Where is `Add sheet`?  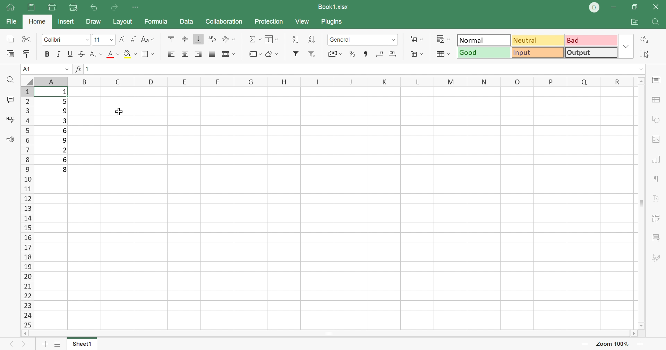 Add sheet is located at coordinates (45, 344).